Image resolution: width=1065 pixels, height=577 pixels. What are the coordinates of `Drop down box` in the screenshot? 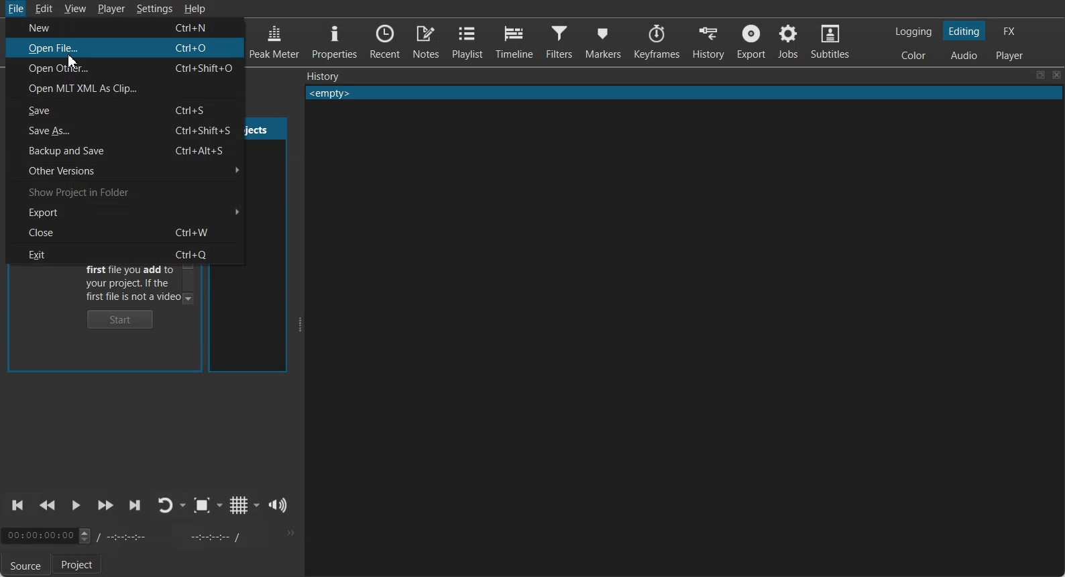 It's located at (220, 505).